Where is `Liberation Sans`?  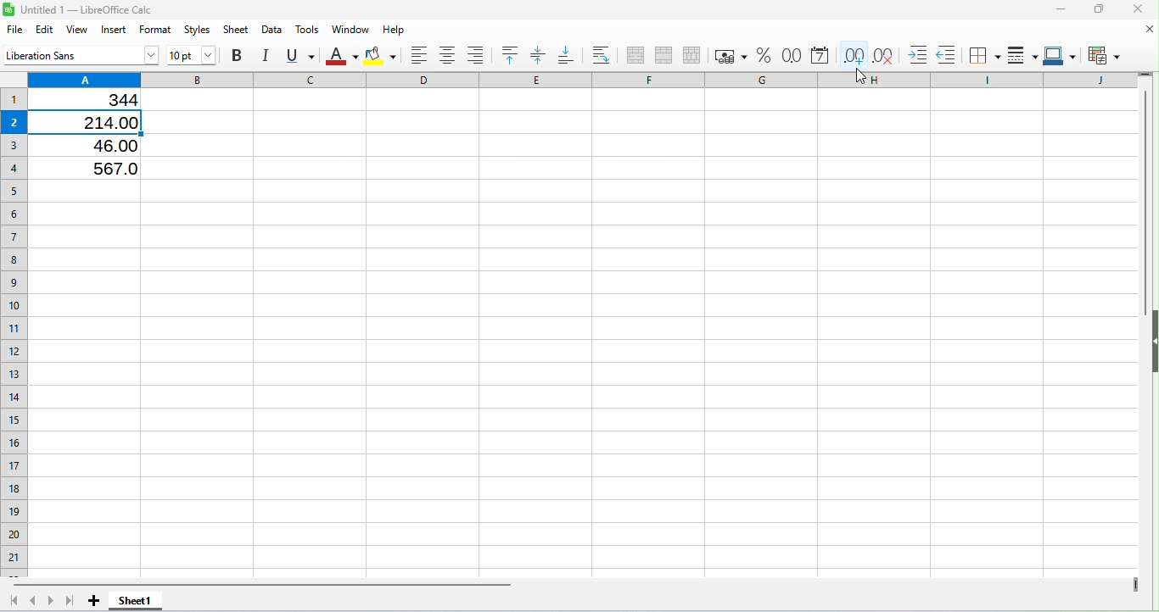
Liberation Sans is located at coordinates (82, 56).